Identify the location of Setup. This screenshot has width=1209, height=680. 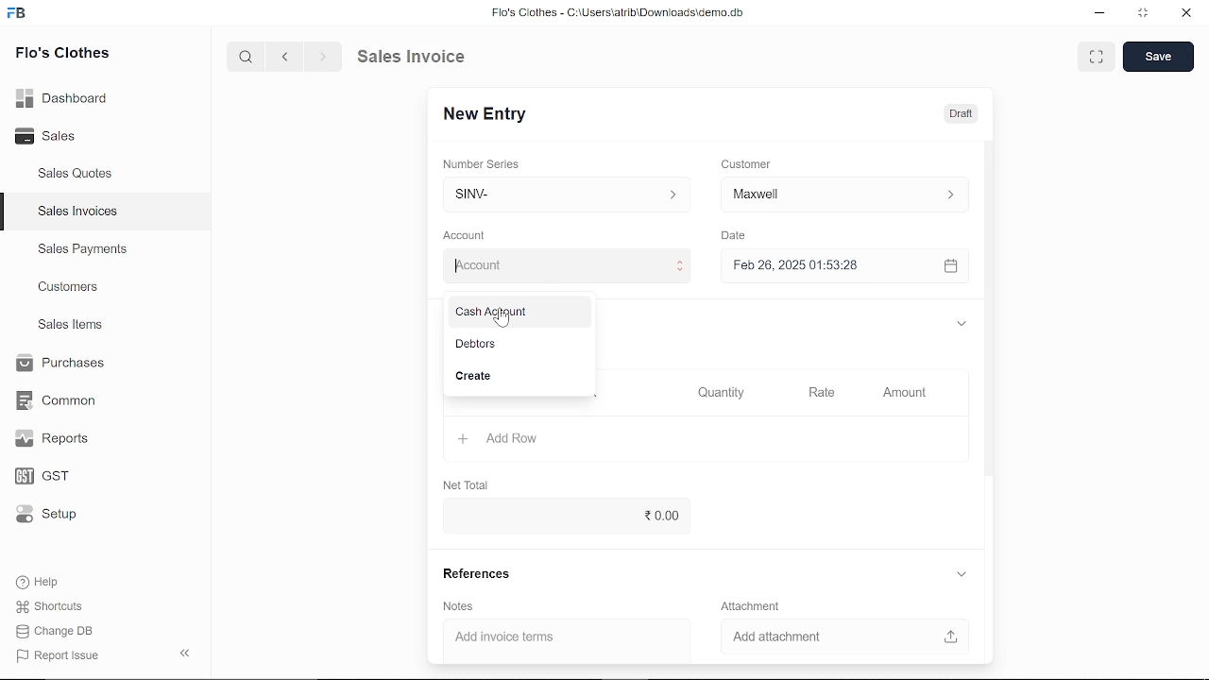
(60, 516).